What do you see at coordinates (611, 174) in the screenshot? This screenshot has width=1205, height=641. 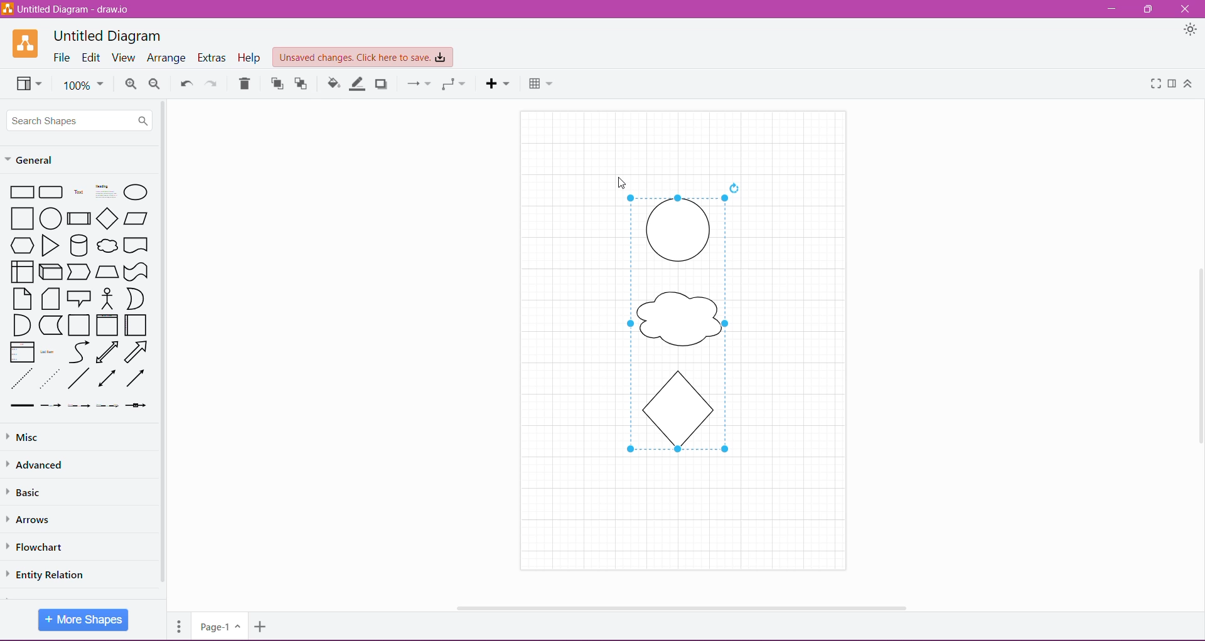 I see `Cursor` at bounding box center [611, 174].